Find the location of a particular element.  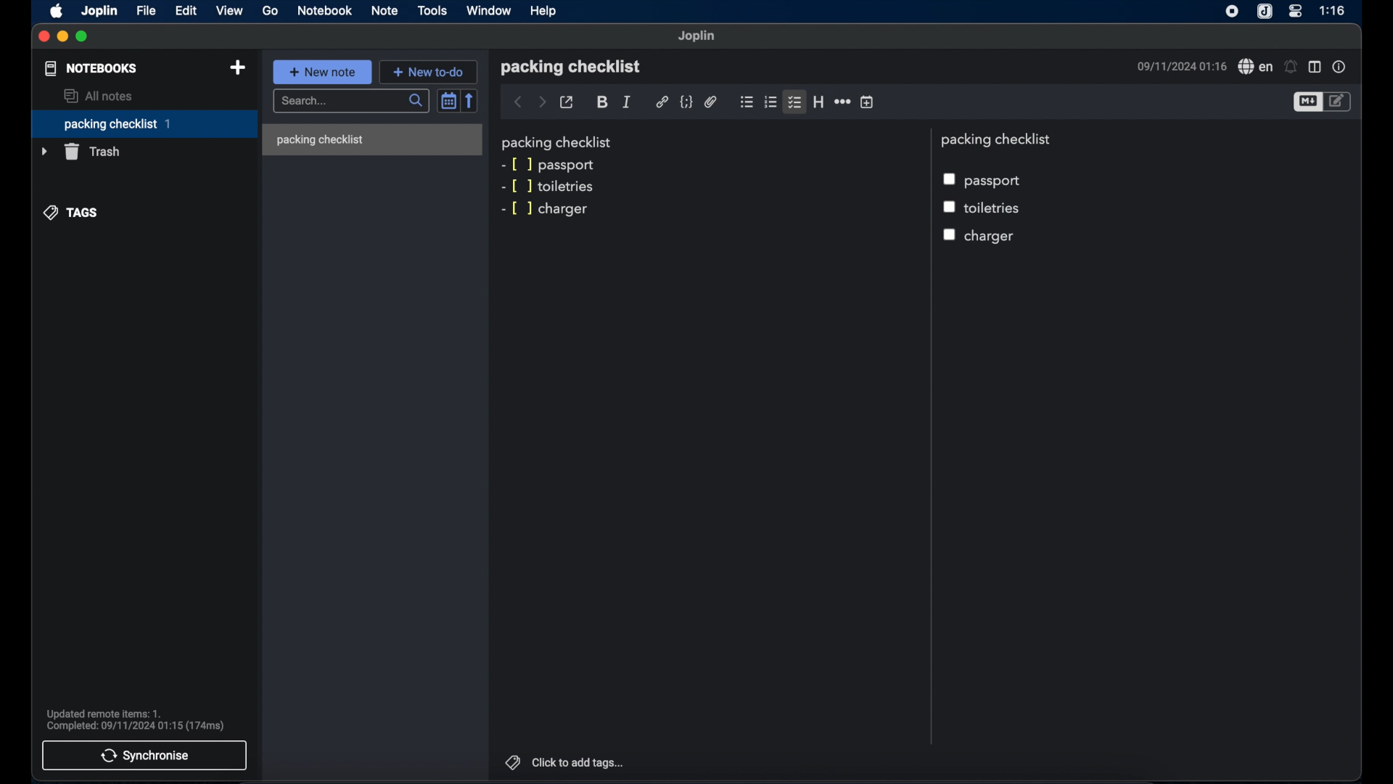

horizontal rule is located at coordinates (842, 102).